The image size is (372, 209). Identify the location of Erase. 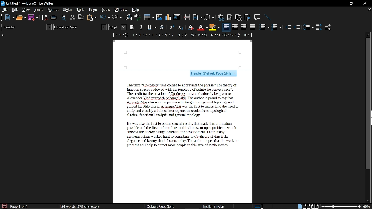
(190, 27).